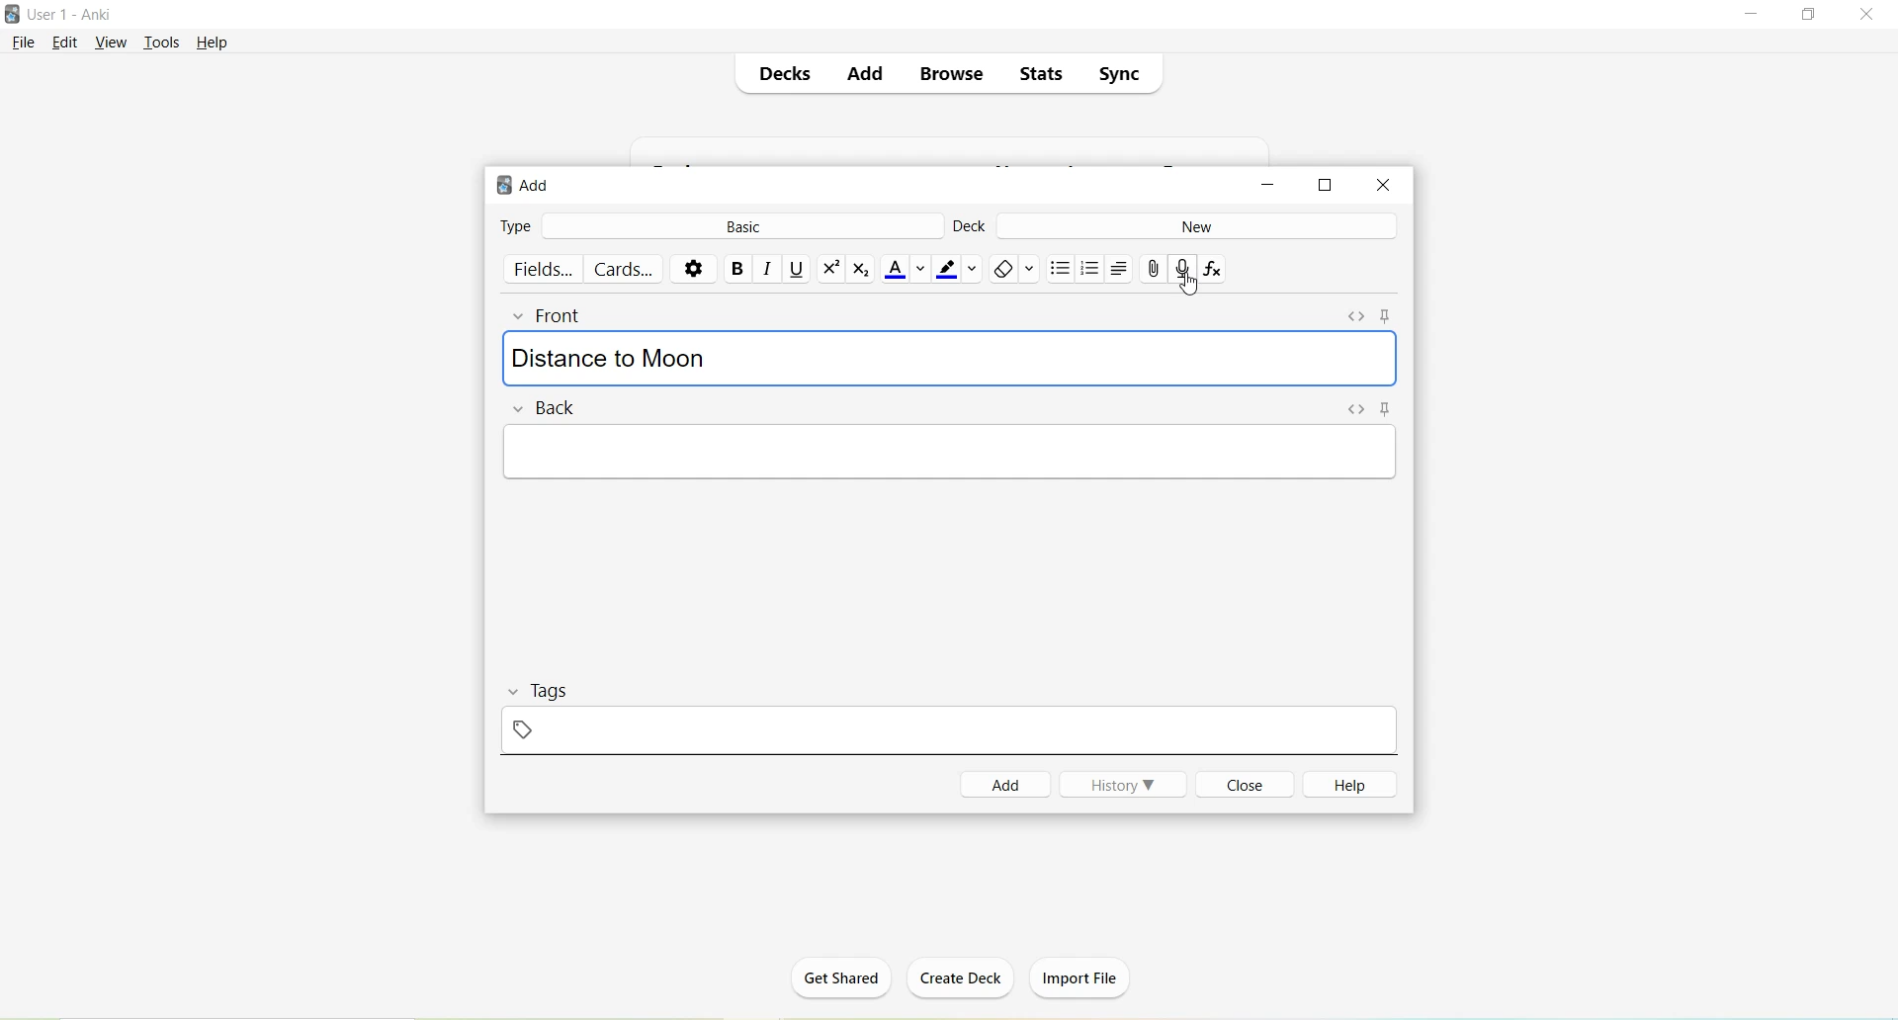 Image resolution: width=1898 pixels, height=1020 pixels. I want to click on Remove formatting, so click(1013, 272).